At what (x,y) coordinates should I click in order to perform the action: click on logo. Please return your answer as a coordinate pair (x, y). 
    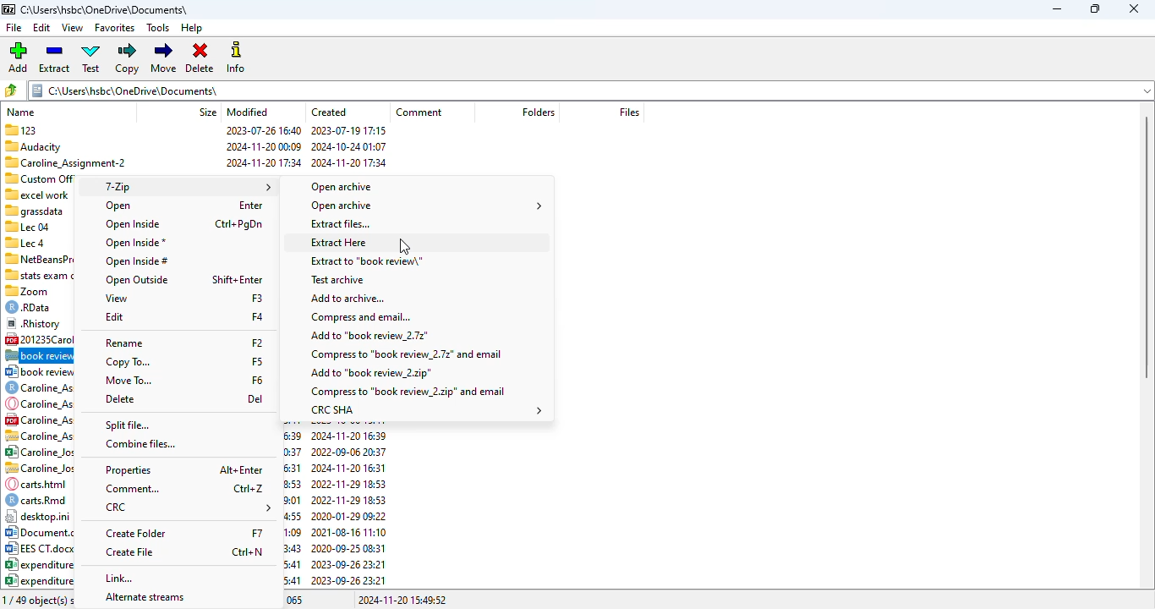
    Looking at the image, I should click on (8, 10).